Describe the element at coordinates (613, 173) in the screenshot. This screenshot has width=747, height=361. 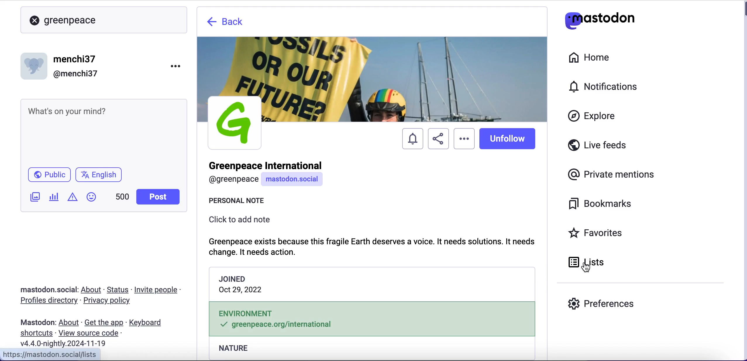
I see `private mentions` at that location.